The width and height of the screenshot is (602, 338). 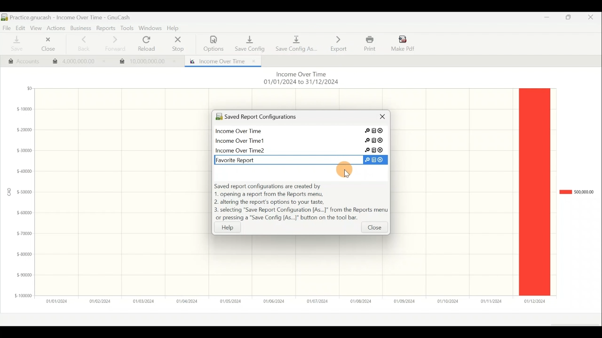 I want to click on Options, so click(x=214, y=44).